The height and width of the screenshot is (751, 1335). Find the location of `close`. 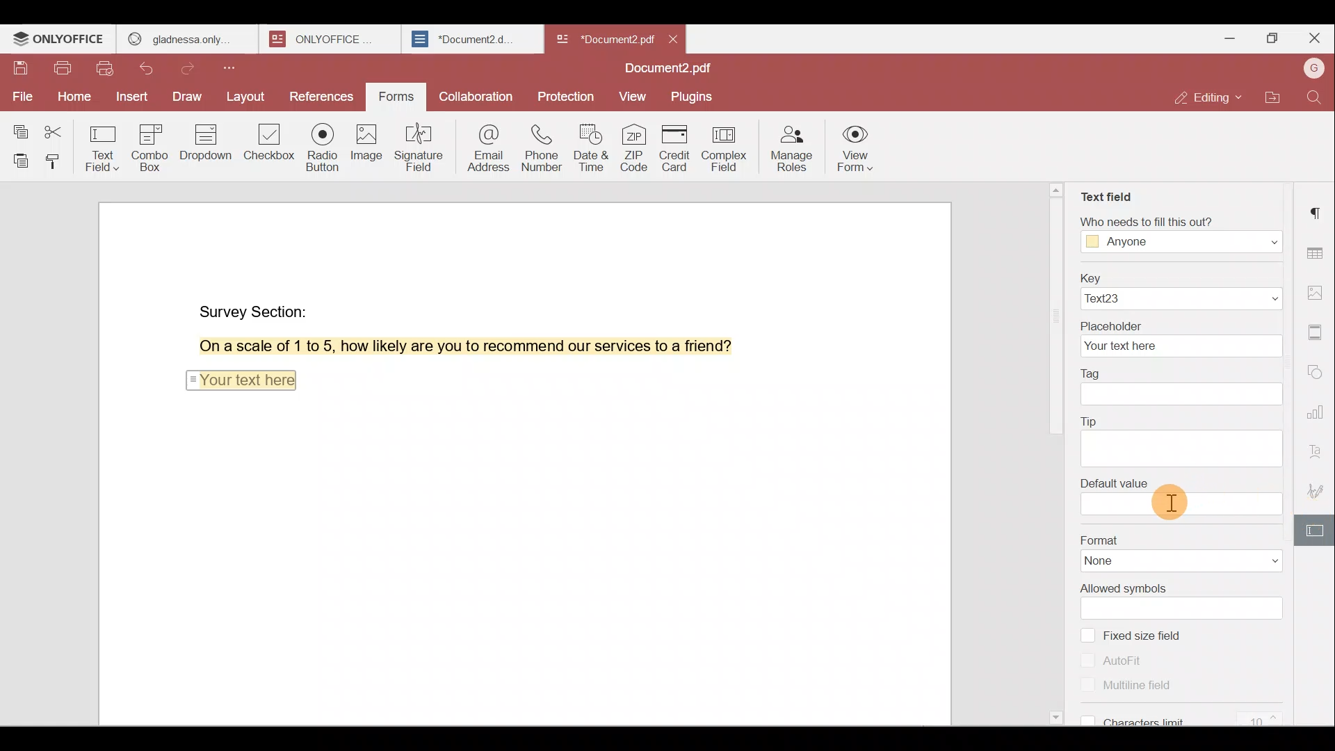

close is located at coordinates (673, 39).